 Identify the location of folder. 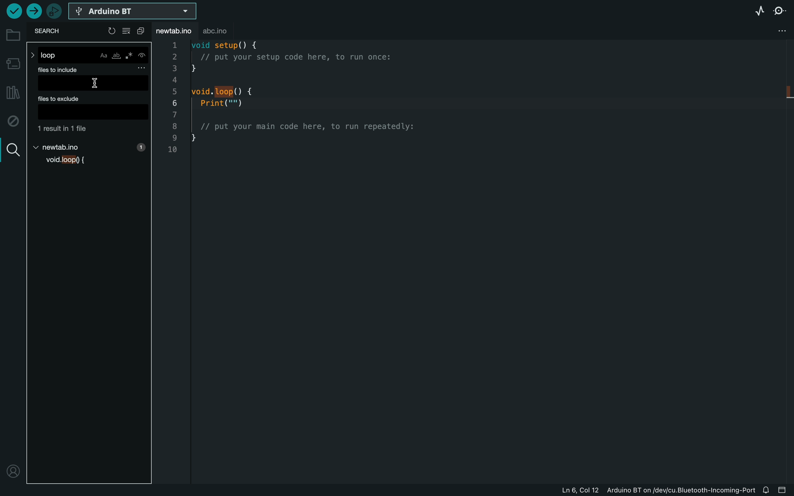
(13, 35).